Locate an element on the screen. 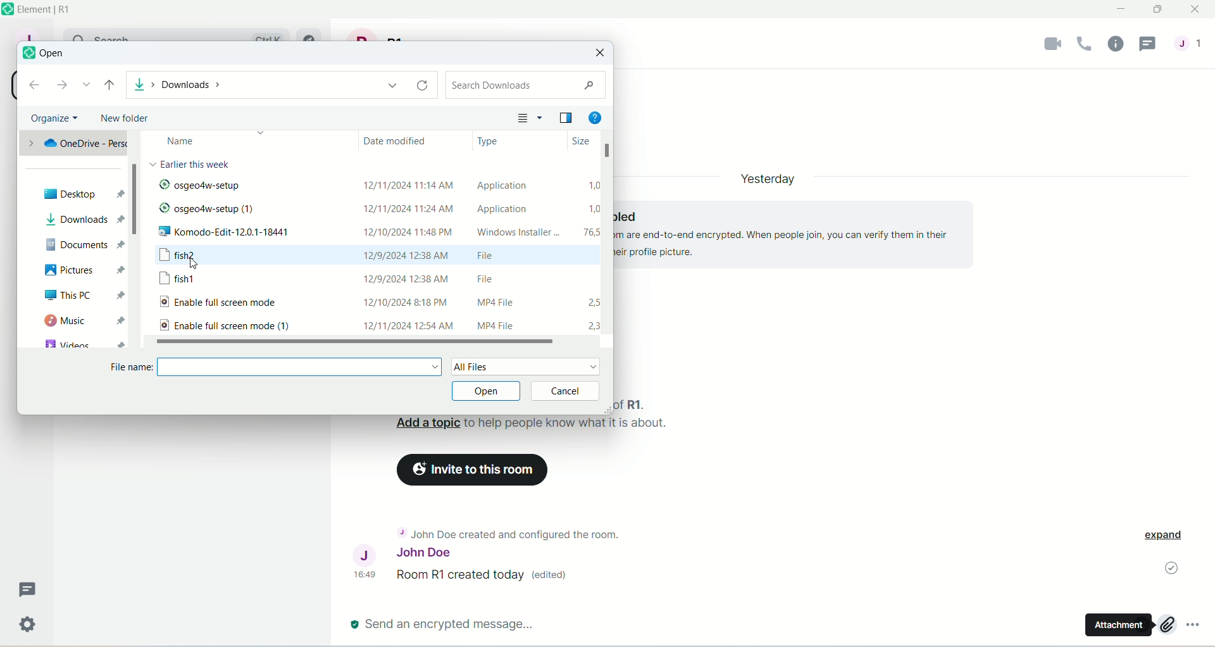 This screenshot has width=1215, height=647. maximize is located at coordinates (1159, 12).